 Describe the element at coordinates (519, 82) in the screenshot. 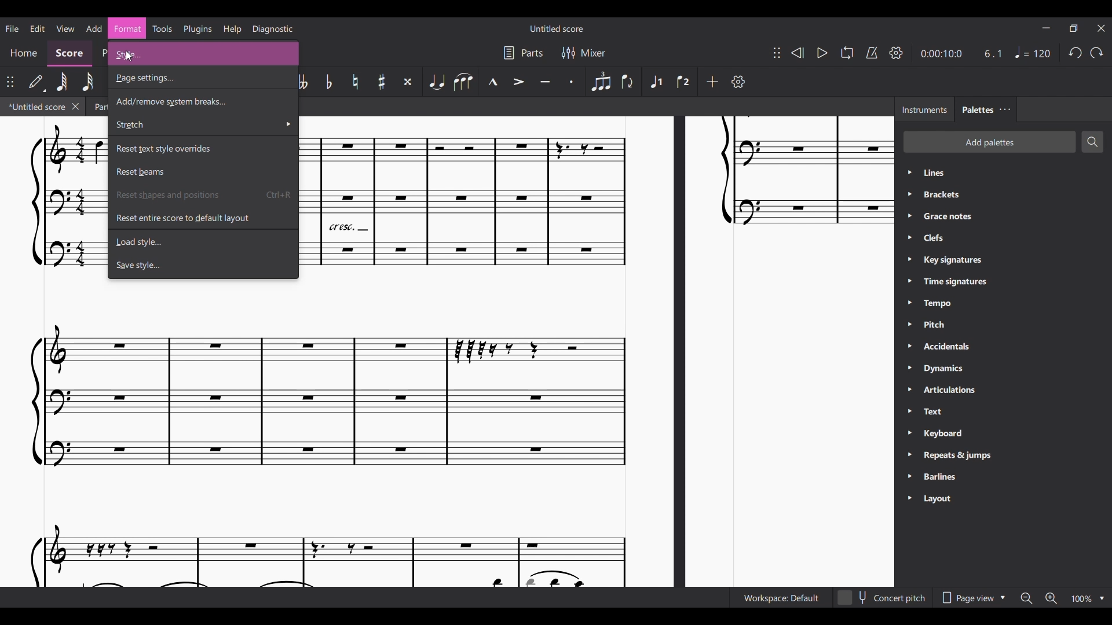

I see `Accent` at that location.